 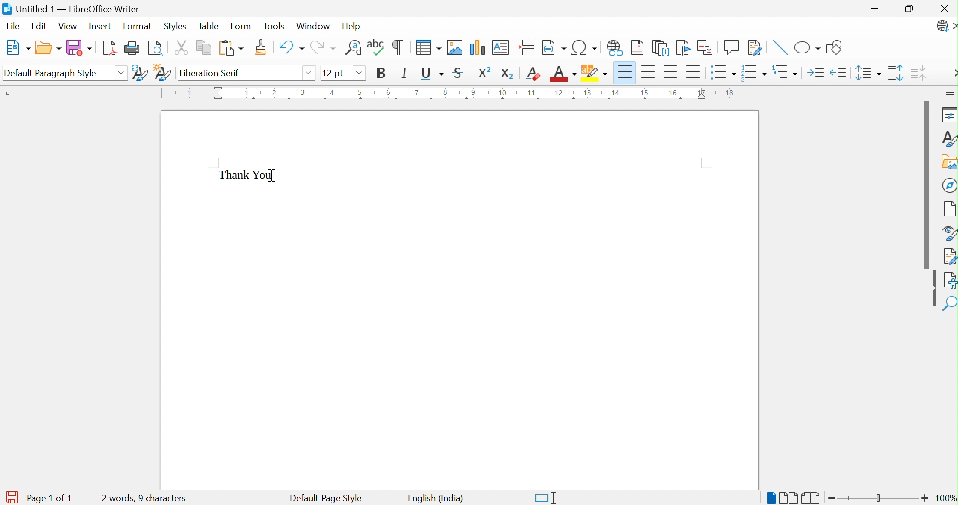 What do you see at coordinates (584, 47) in the screenshot?
I see `Insert Special Characters` at bounding box center [584, 47].